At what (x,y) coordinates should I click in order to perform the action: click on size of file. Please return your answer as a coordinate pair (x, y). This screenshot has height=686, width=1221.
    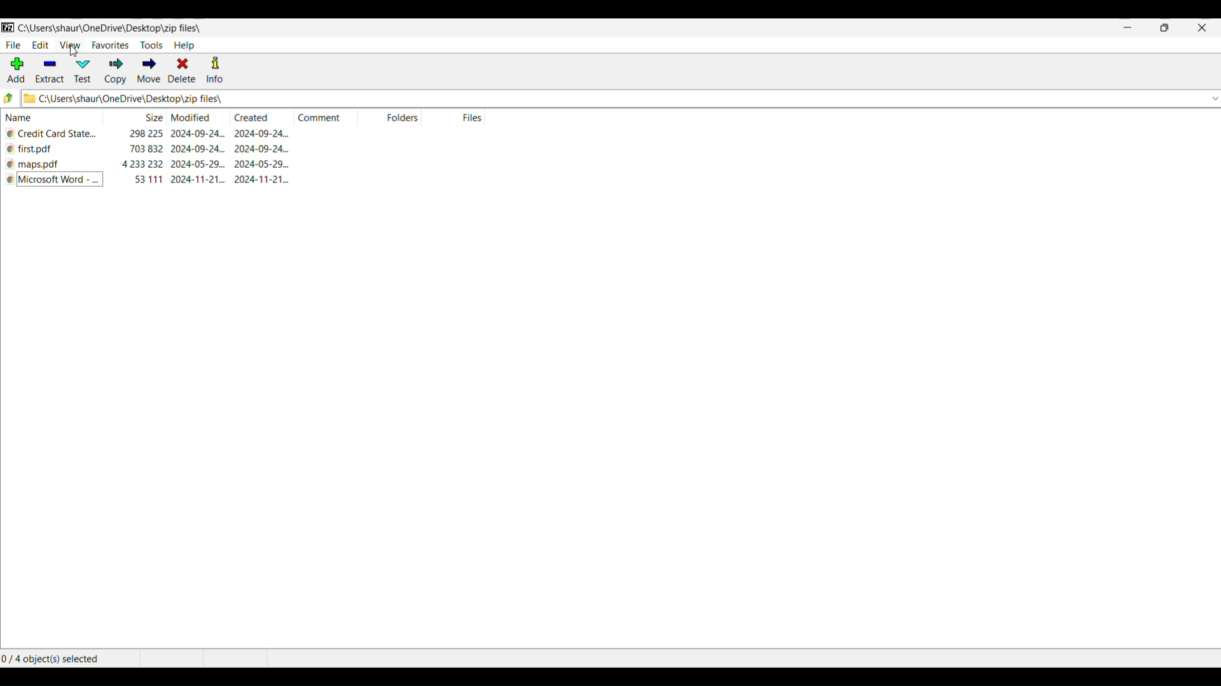
    Looking at the image, I should click on (147, 150).